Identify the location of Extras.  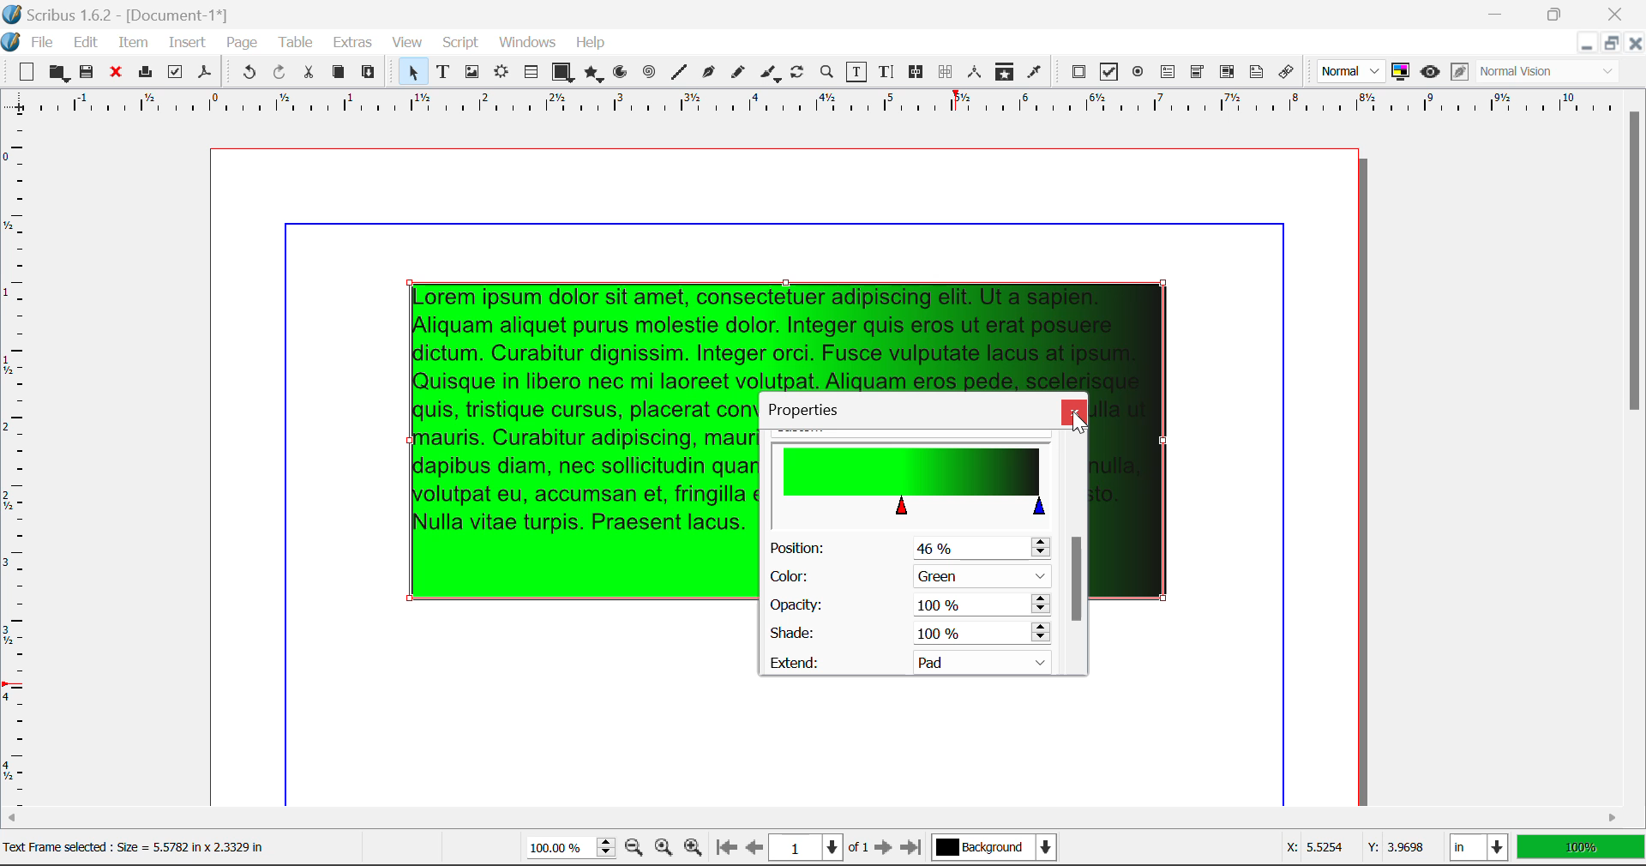
(355, 43).